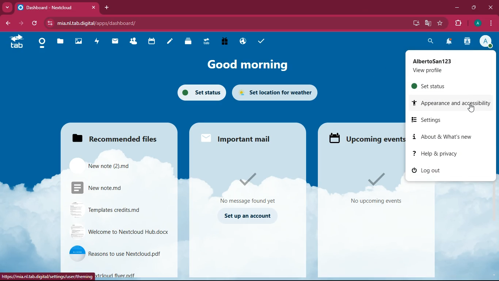 The image size is (499, 281). I want to click on important mail, so click(237, 138).